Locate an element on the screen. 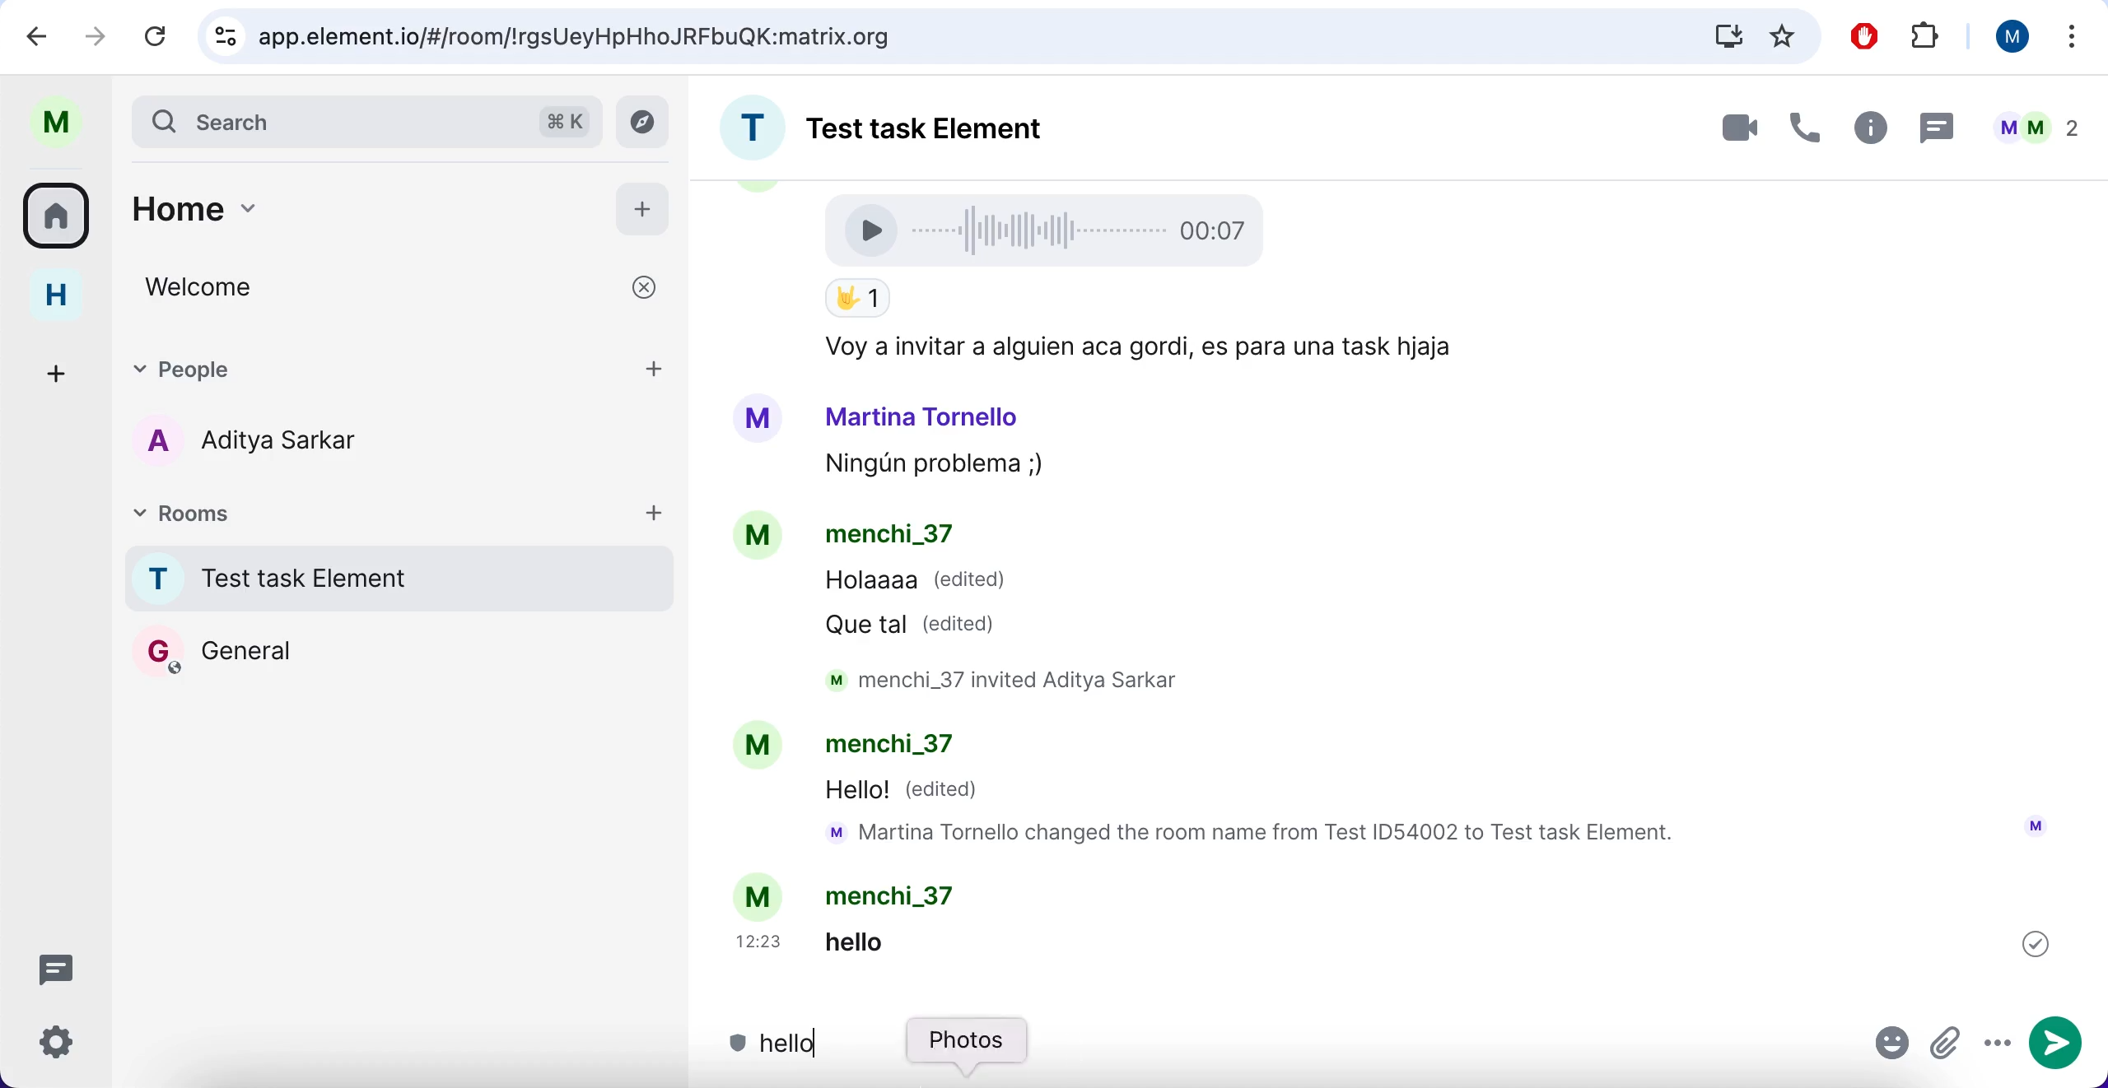 The height and width of the screenshot is (1088, 2108). people is located at coordinates (352, 366).